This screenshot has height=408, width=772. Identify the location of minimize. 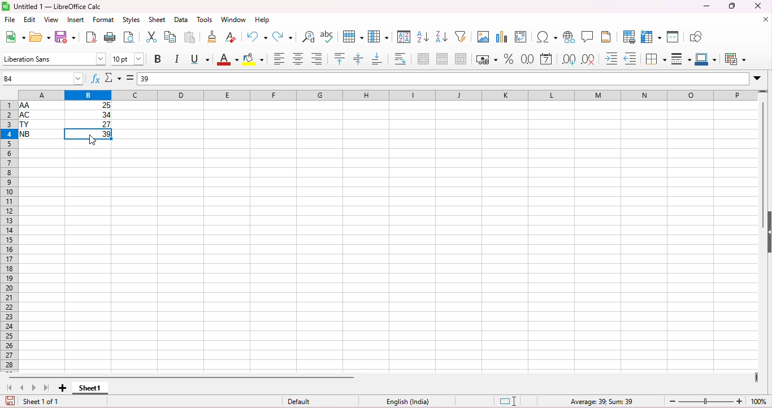
(706, 7).